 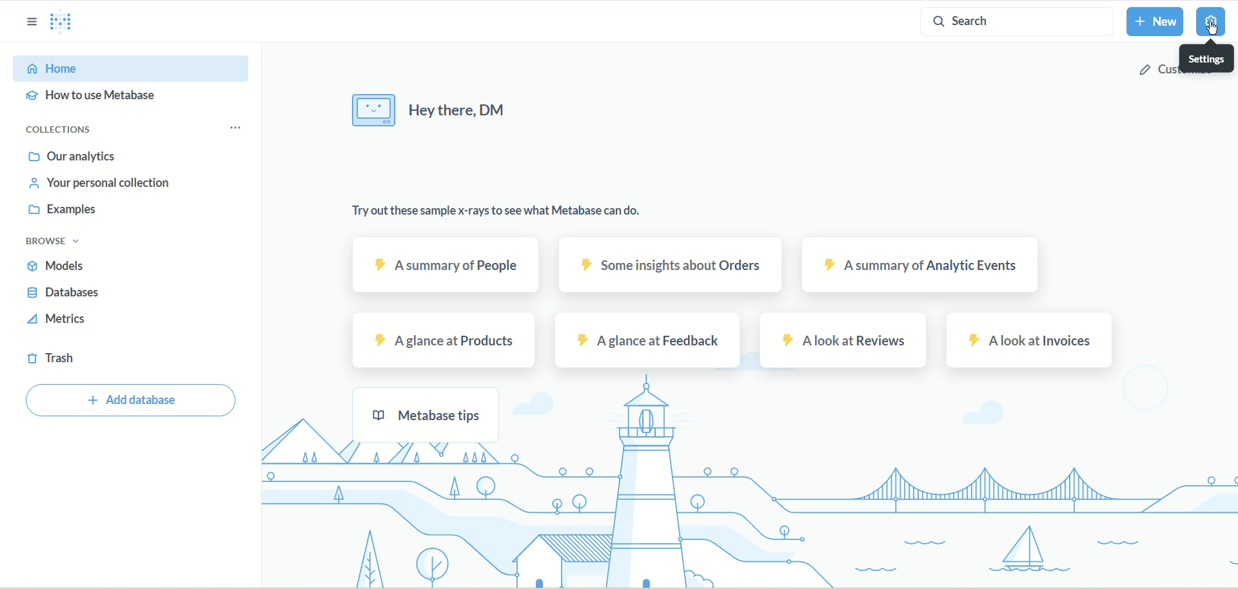 What do you see at coordinates (1015, 24) in the screenshot?
I see `Search` at bounding box center [1015, 24].